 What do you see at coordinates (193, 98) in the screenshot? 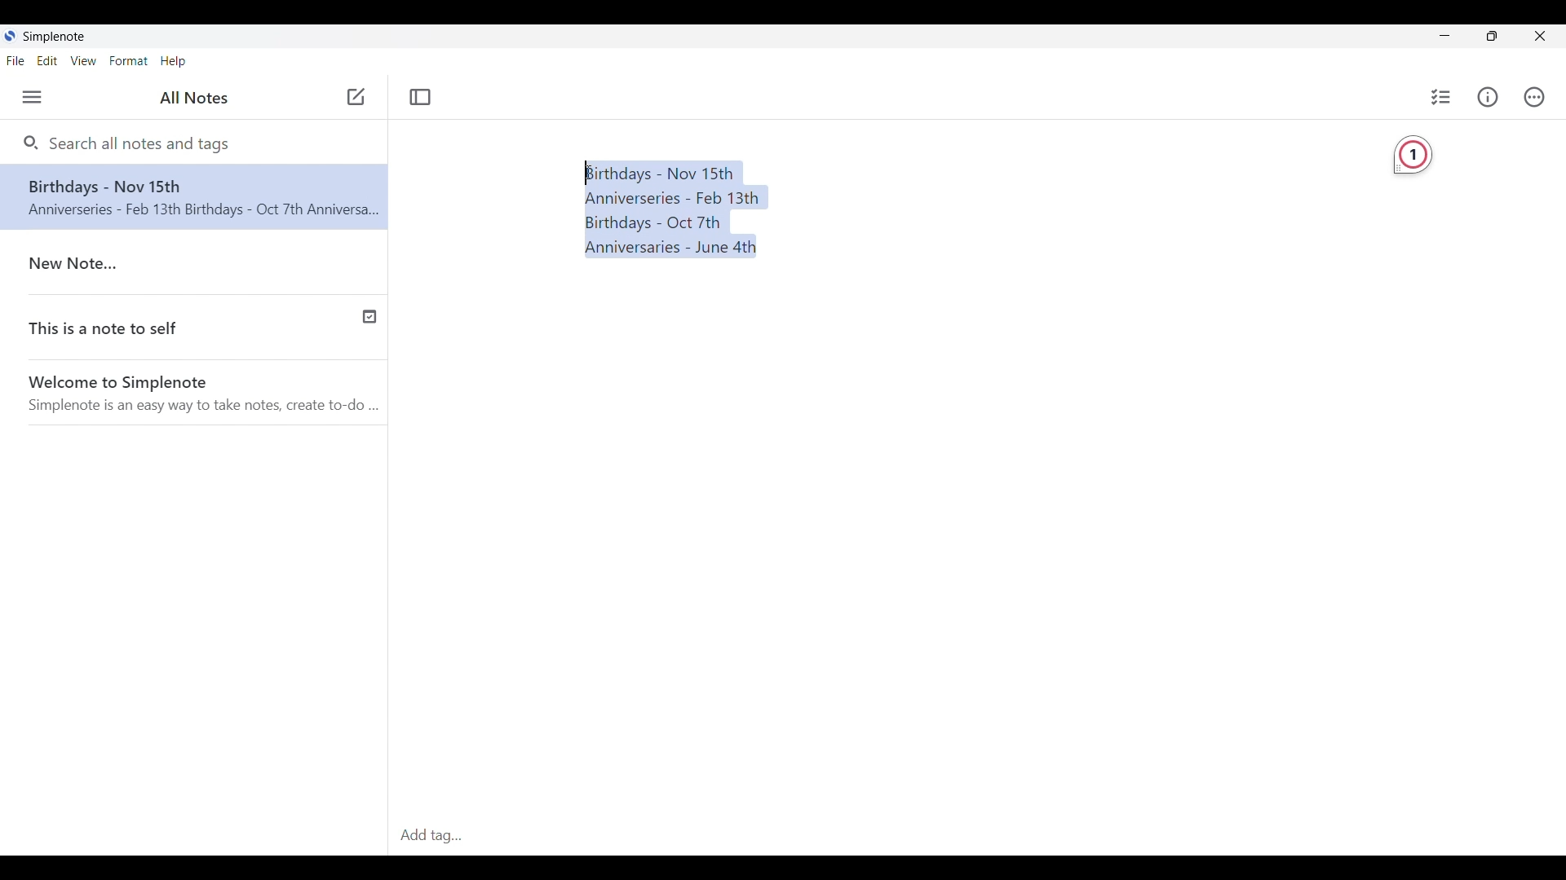
I see `All Notes(Title of left side panel)` at bounding box center [193, 98].